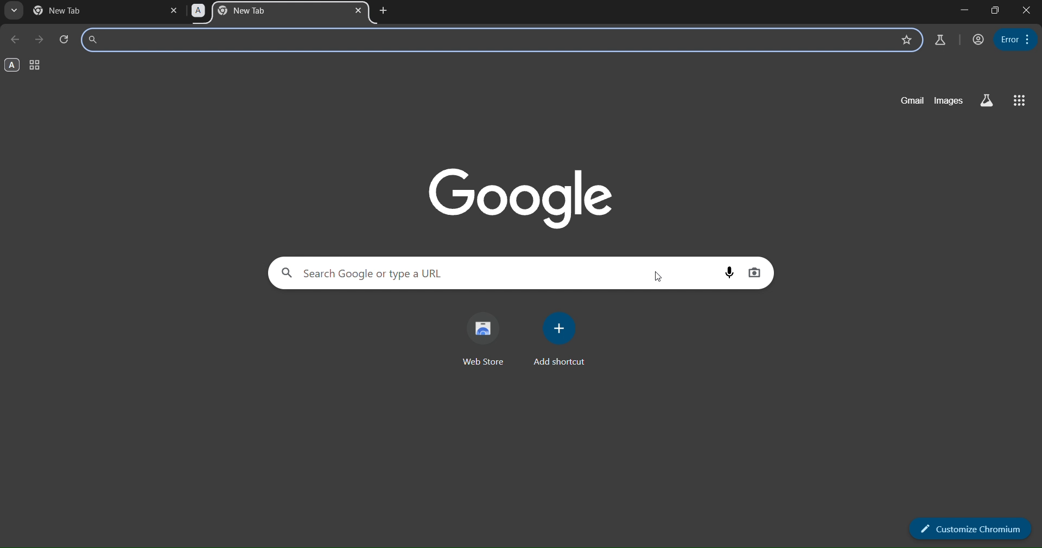 The image size is (1042, 548). Describe the element at coordinates (965, 10) in the screenshot. I see `minimize` at that location.